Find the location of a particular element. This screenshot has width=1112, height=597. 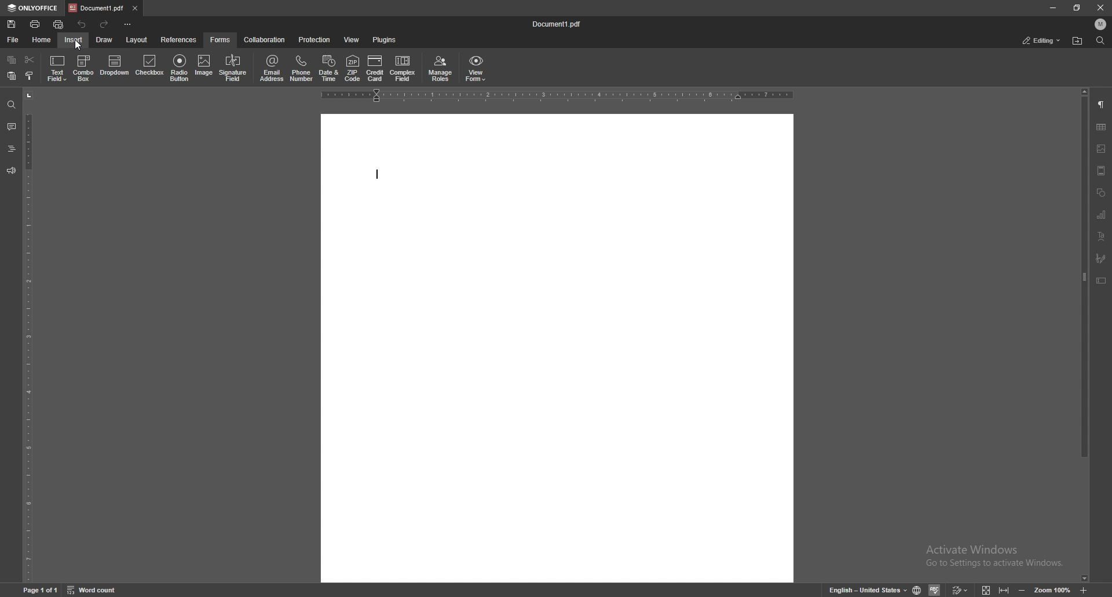

text box is located at coordinates (1102, 281).